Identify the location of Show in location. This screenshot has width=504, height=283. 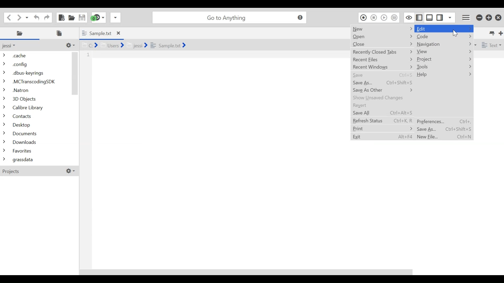
(133, 45).